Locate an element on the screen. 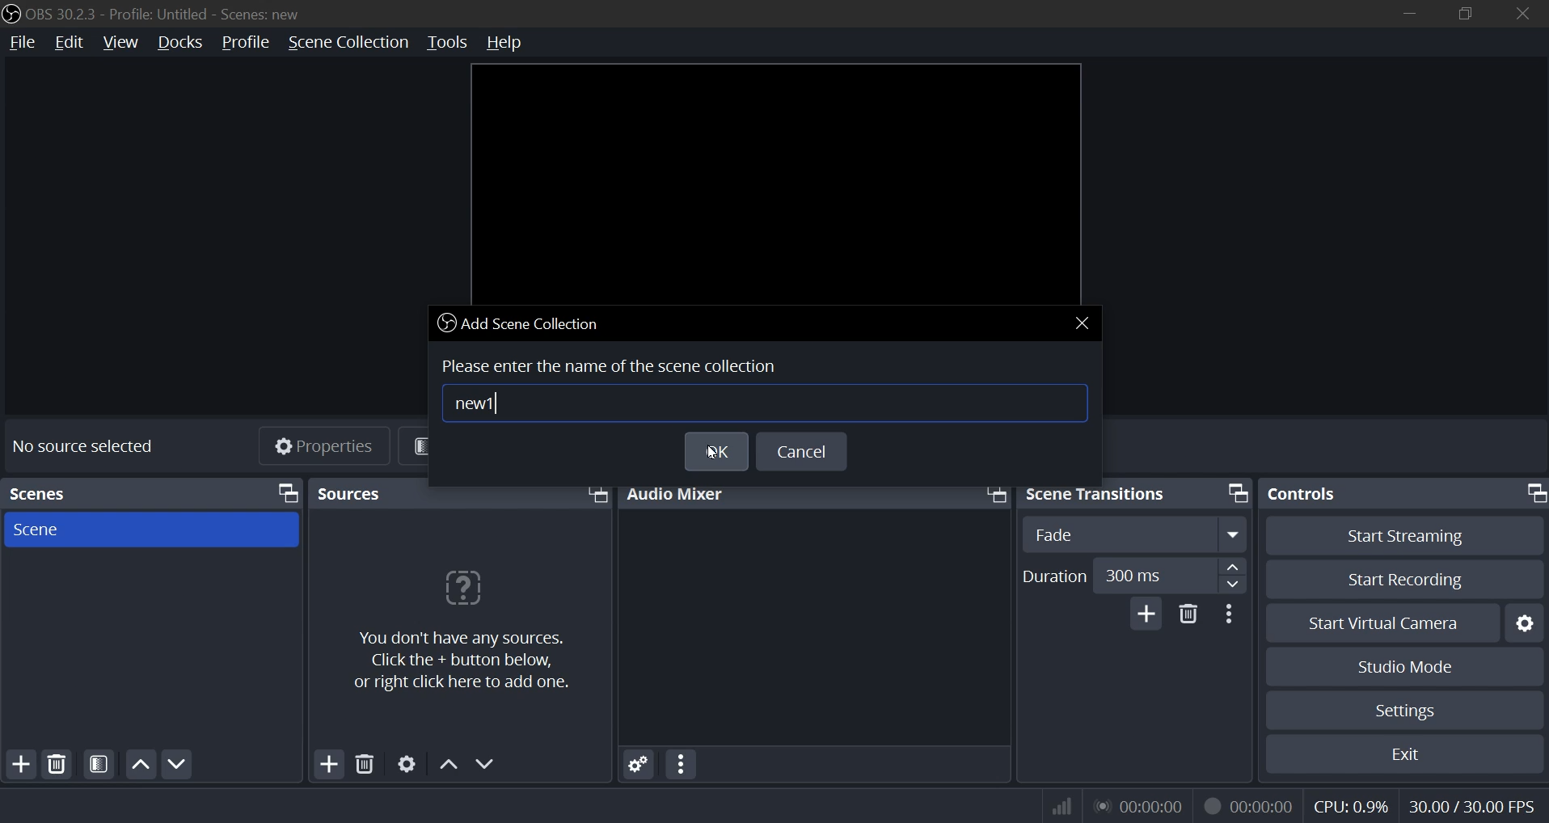 The image size is (1549, 823). up is located at coordinates (446, 762).